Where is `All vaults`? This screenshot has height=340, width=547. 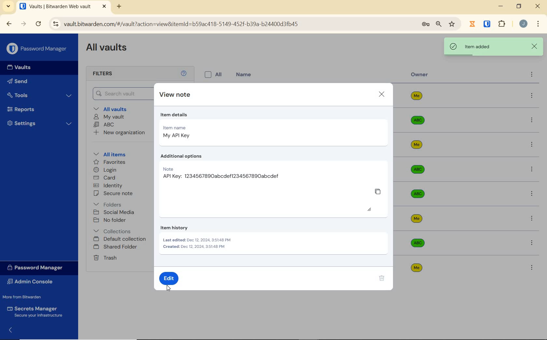 All vaults is located at coordinates (116, 109).